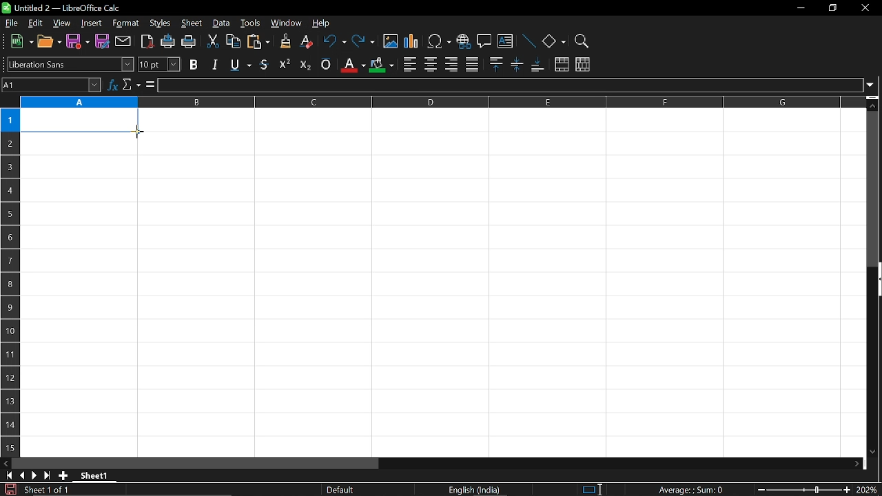 This screenshot has height=496, width=882. What do you see at coordinates (196, 464) in the screenshot?
I see `horizontal scrollbar` at bounding box center [196, 464].